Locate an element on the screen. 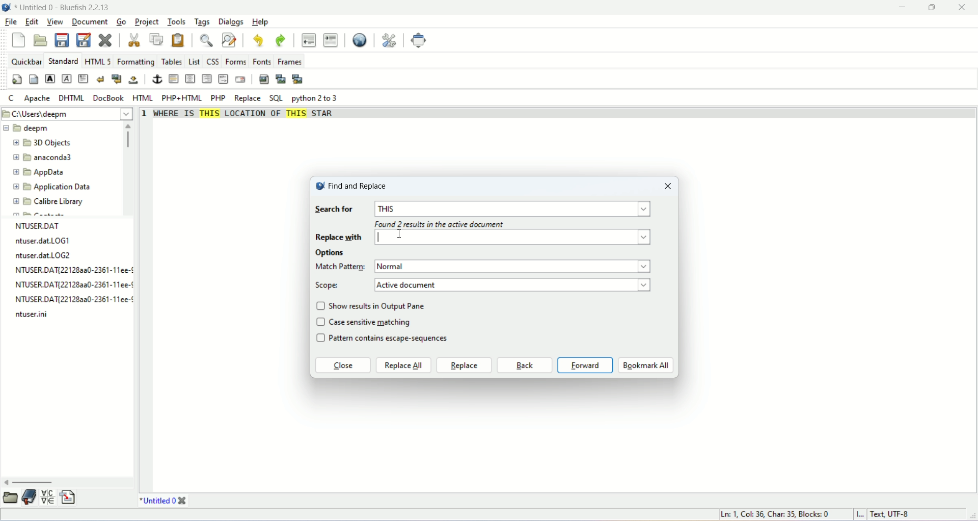 This screenshot has height=521, width=978. quick settings is located at coordinates (17, 80).